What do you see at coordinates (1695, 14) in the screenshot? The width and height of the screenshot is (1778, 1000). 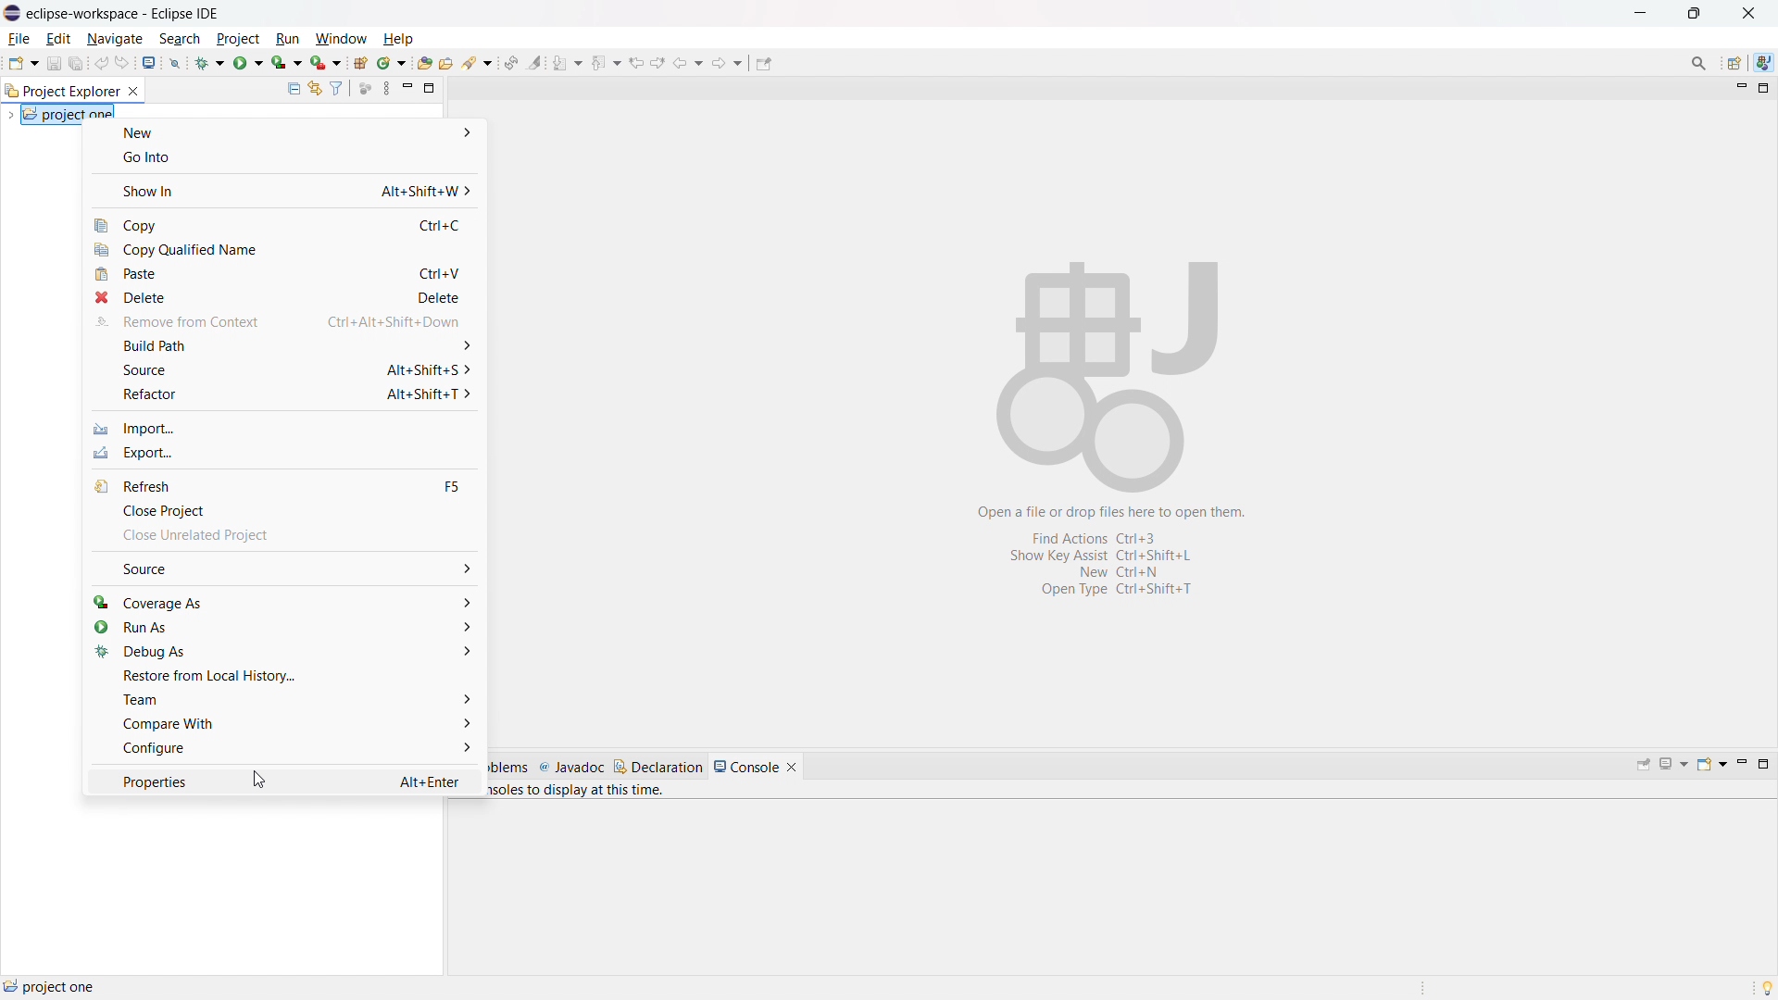 I see `minimize` at bounding box center [1695, 14].